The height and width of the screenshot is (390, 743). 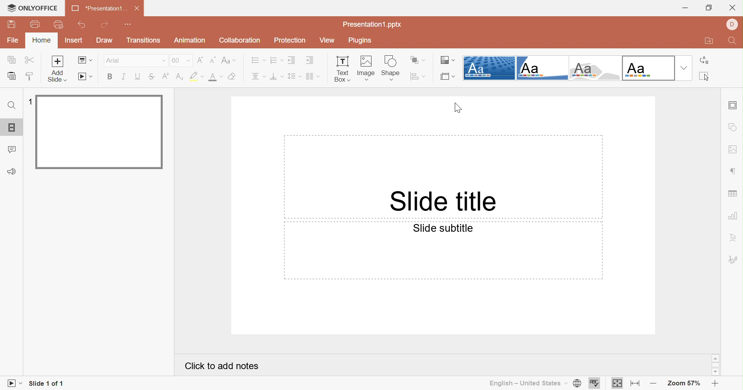 I want to click on Bullets, so click(x=256, y=59).